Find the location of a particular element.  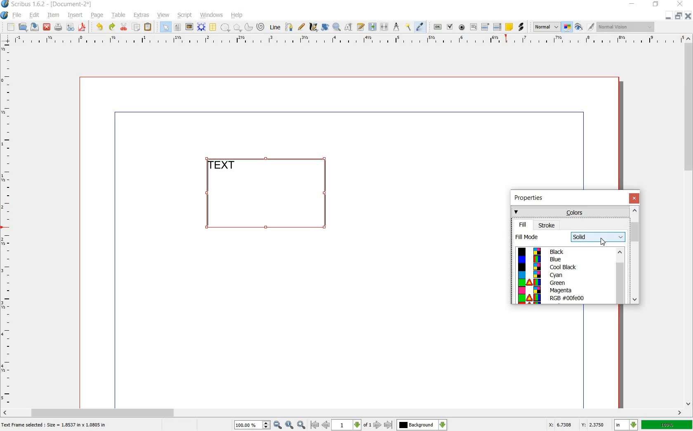

scrollbar is located at coordinates (620, 277).